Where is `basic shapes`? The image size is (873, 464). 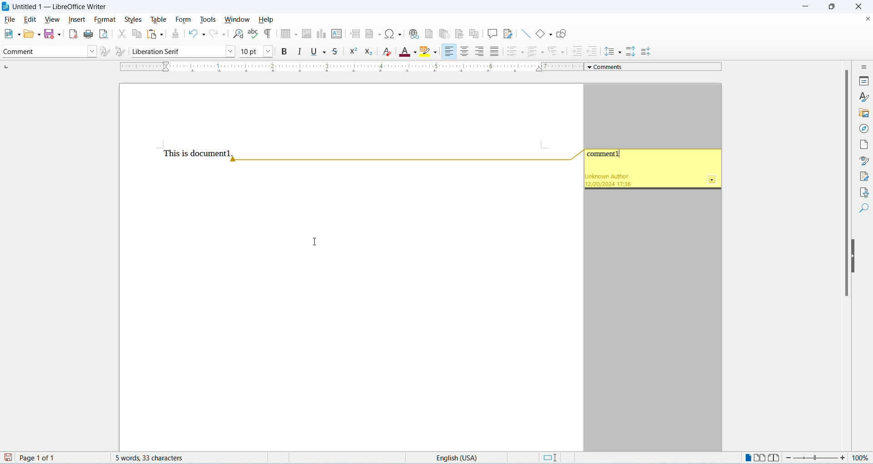 basic shapes is located at coordinates (545, 33).